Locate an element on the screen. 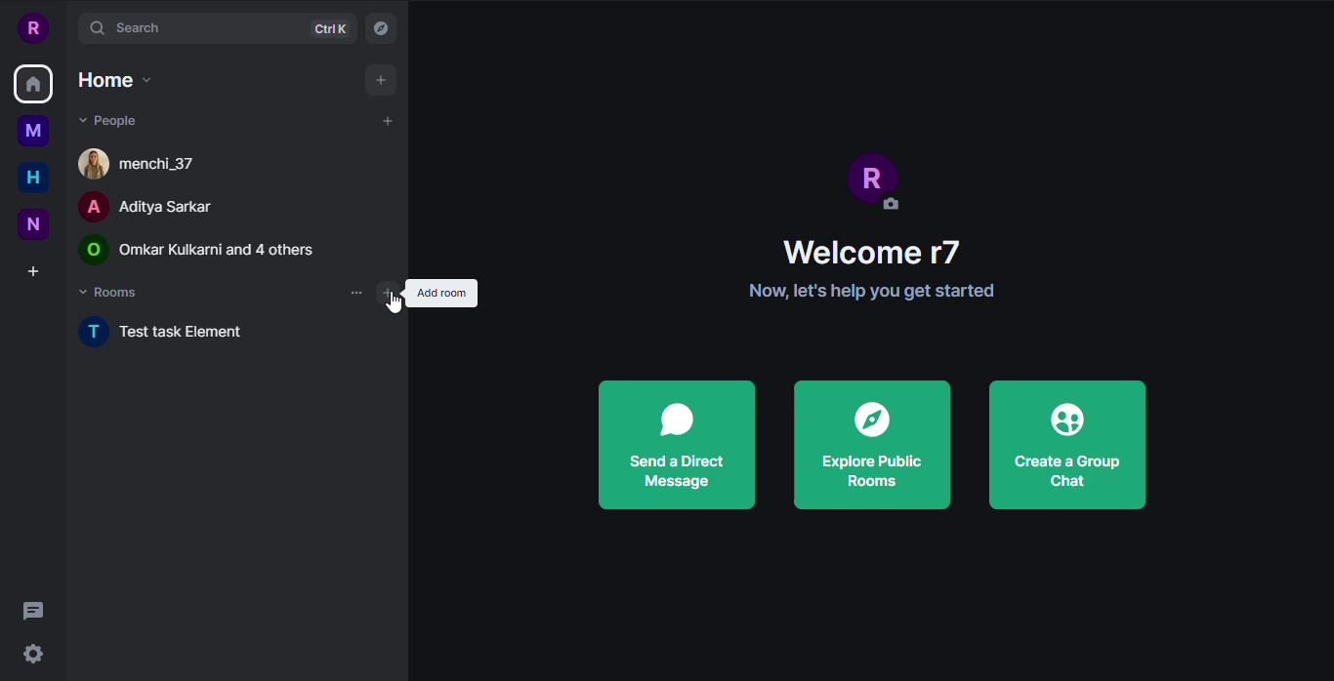  search is located at coordinates (129, 27).